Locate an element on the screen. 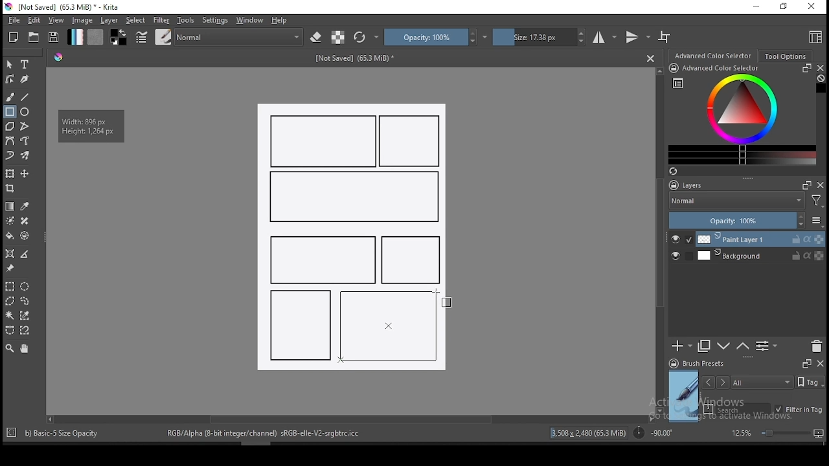  scroll bar is located at coordinates (661, 239).